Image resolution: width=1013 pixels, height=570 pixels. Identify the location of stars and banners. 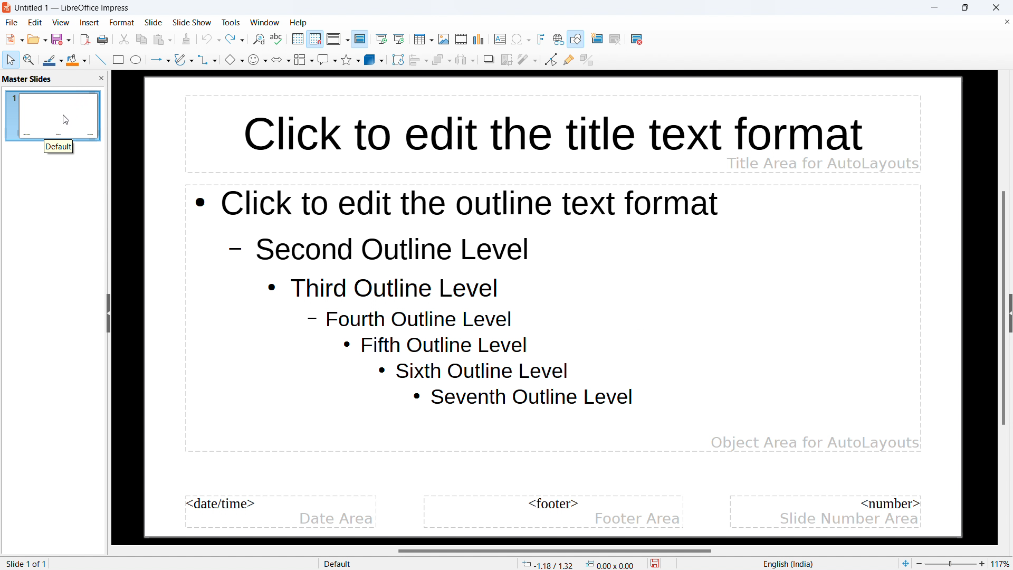
(350, 59).